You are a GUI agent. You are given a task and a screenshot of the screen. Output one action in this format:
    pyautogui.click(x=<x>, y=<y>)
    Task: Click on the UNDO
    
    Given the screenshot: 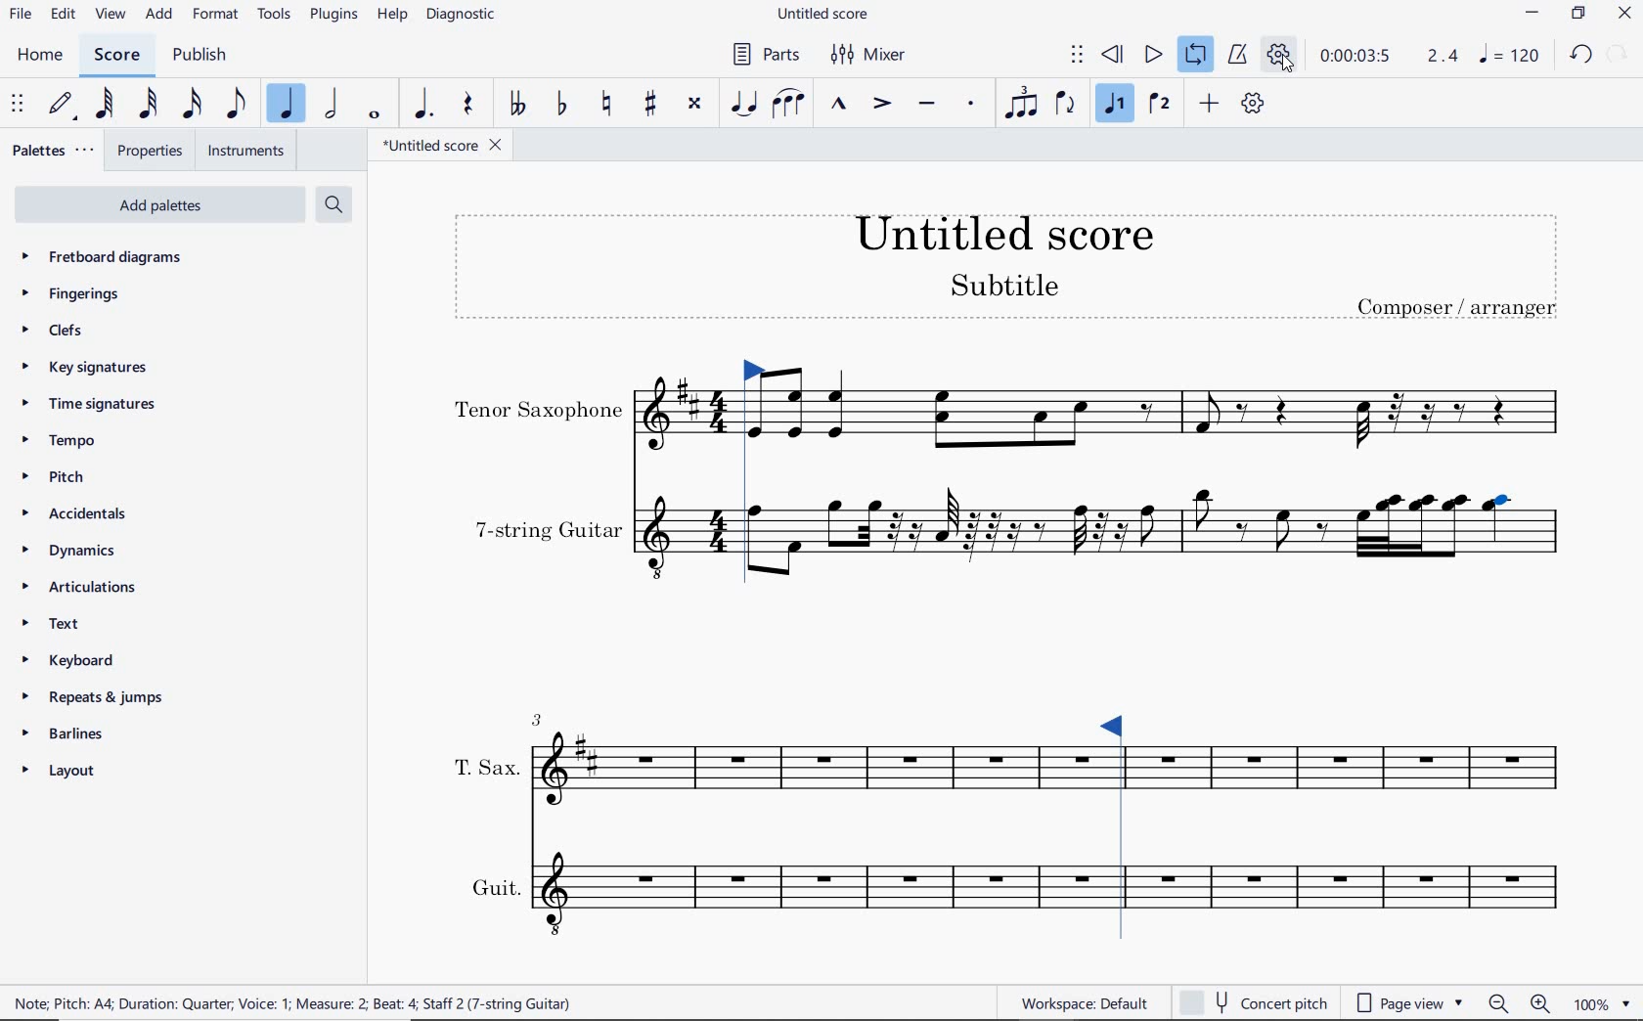 What is the action you would take?
    pyautogui.click(x=1581, y=57)
    